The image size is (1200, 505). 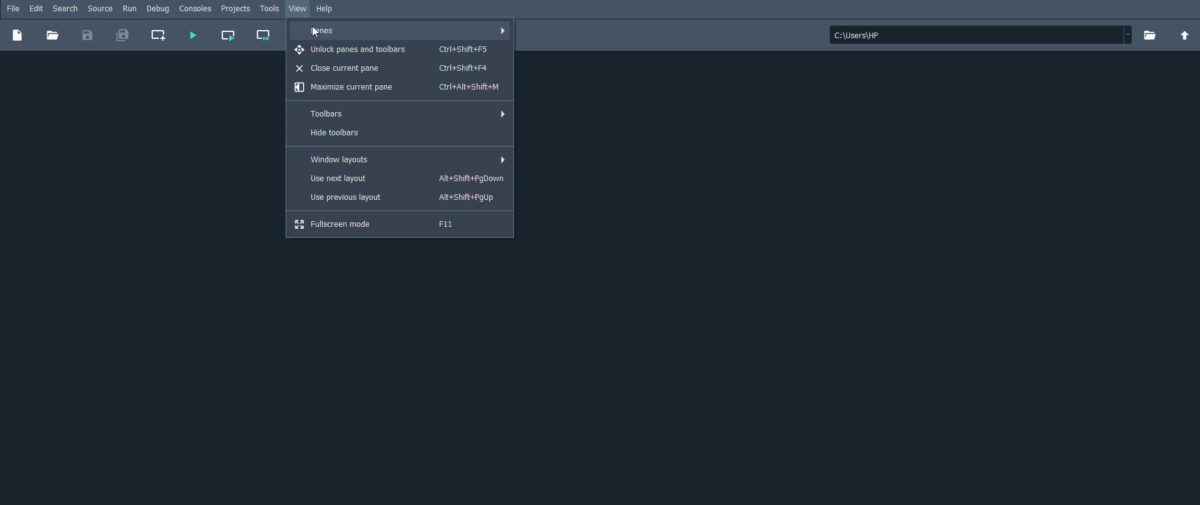 I want to click on Close current pane, so click(x=401, y=68).